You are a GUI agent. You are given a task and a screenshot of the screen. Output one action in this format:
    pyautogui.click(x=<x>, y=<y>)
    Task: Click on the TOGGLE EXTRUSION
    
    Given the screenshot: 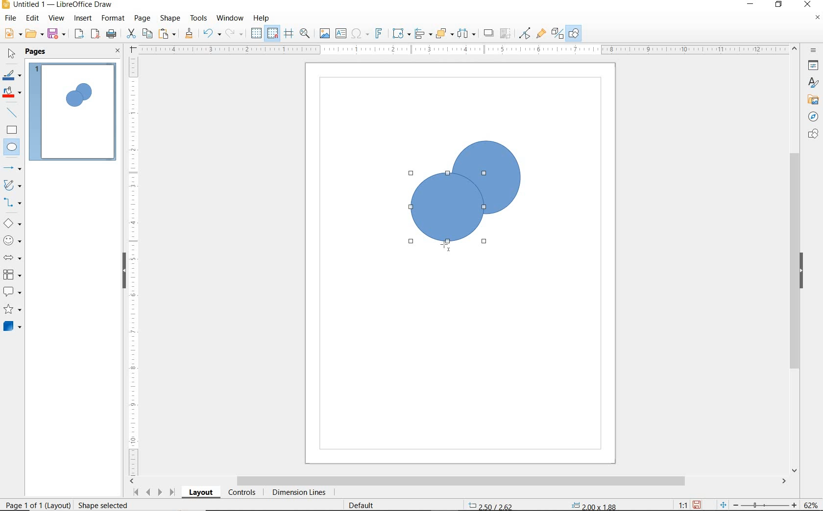 What is the action you would take?
    pyautogui.click(x=557, y=34)
    